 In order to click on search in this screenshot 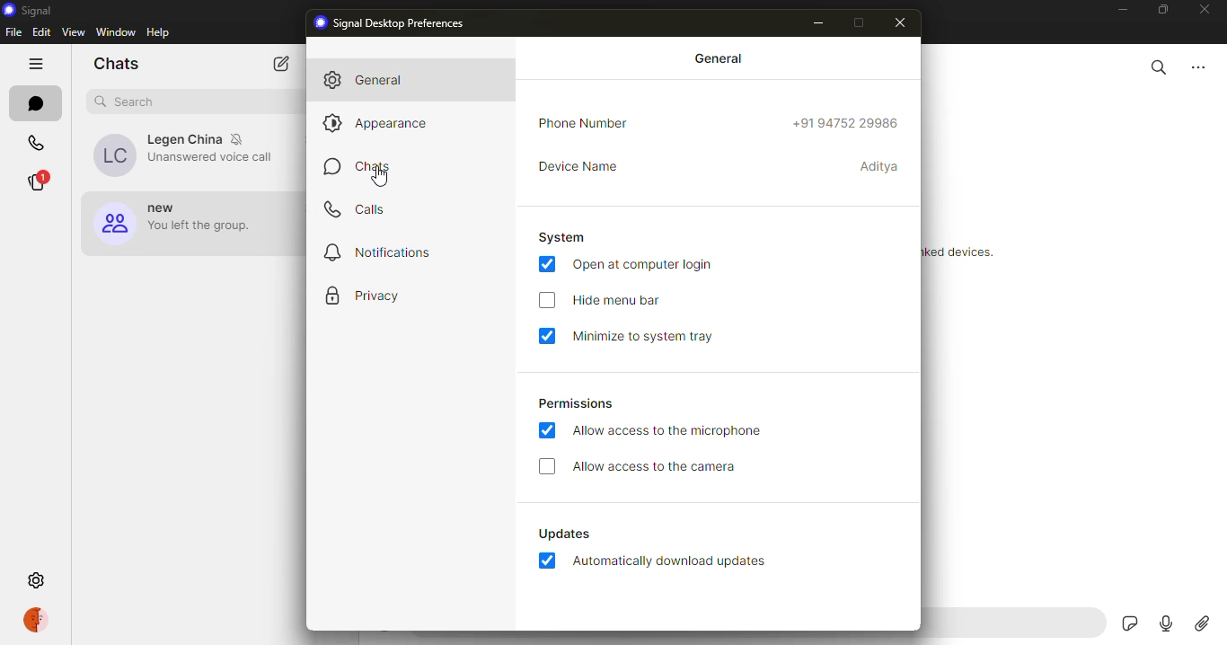, I will do `click(128, 100)`.